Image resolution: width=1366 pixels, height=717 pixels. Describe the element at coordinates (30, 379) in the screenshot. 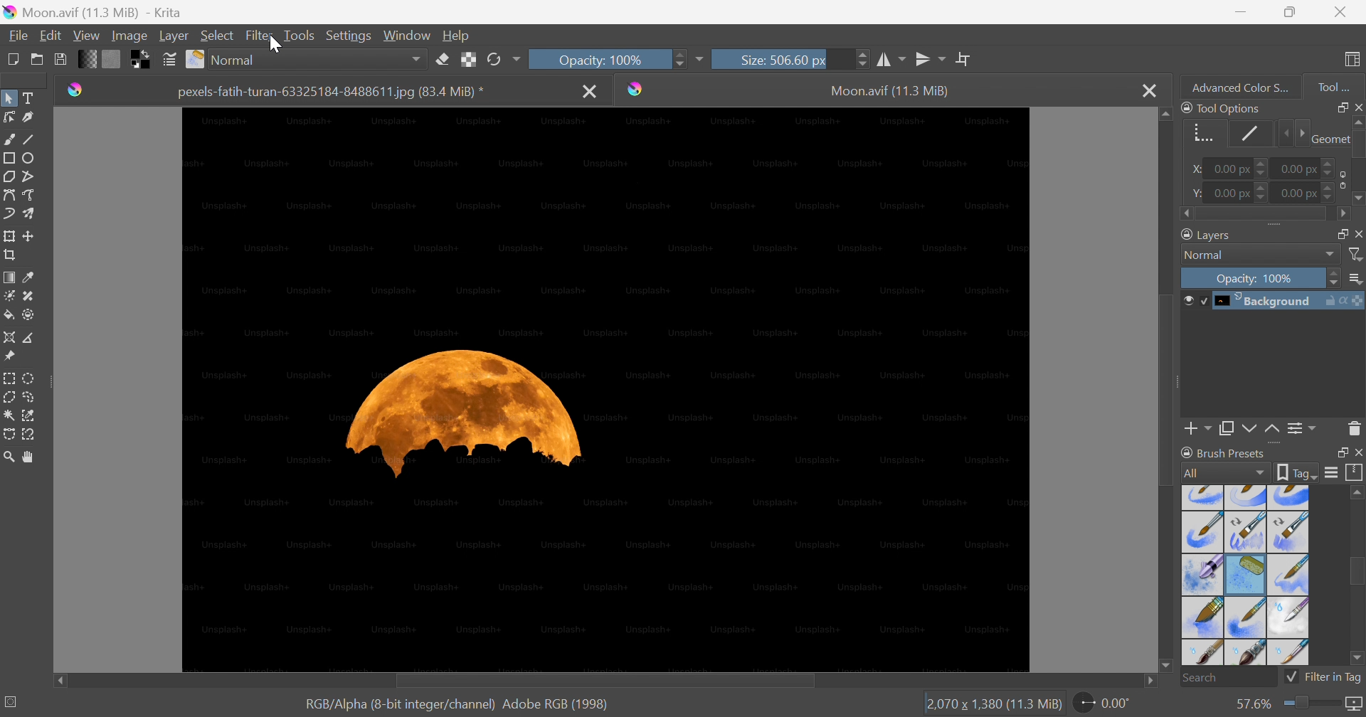

I see `Elliptical selection tool` at that location.